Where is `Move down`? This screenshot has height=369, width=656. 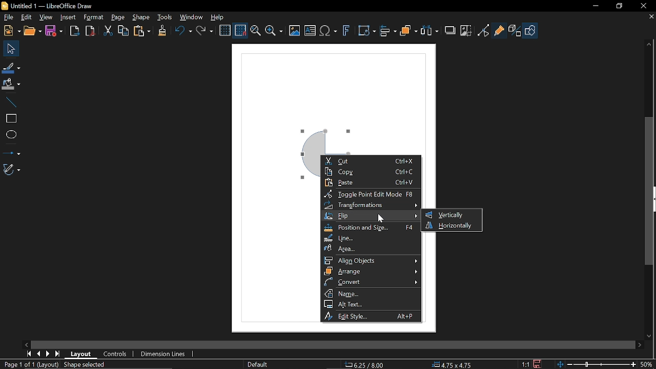 Move down is located at coordinates (651, 336).